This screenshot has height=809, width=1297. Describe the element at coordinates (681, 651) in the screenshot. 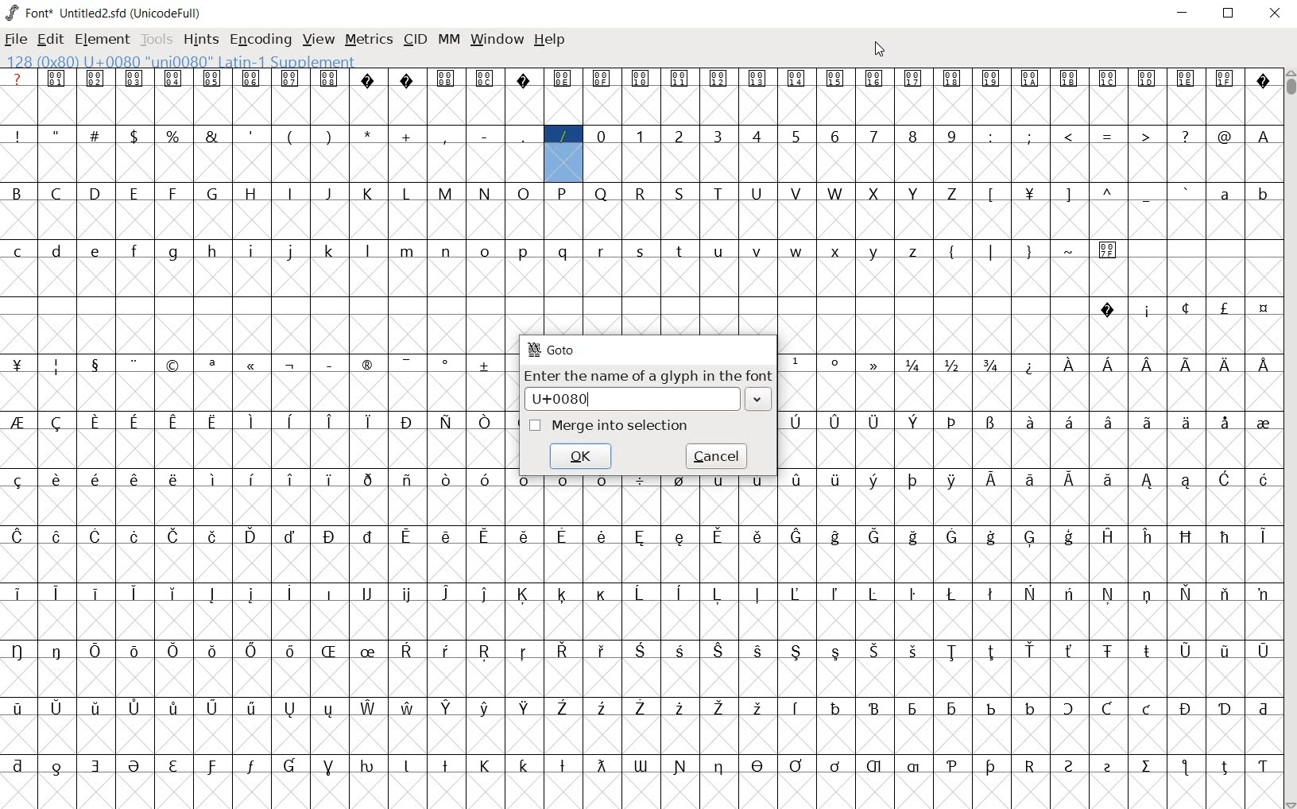

I see `glyph` at that location.